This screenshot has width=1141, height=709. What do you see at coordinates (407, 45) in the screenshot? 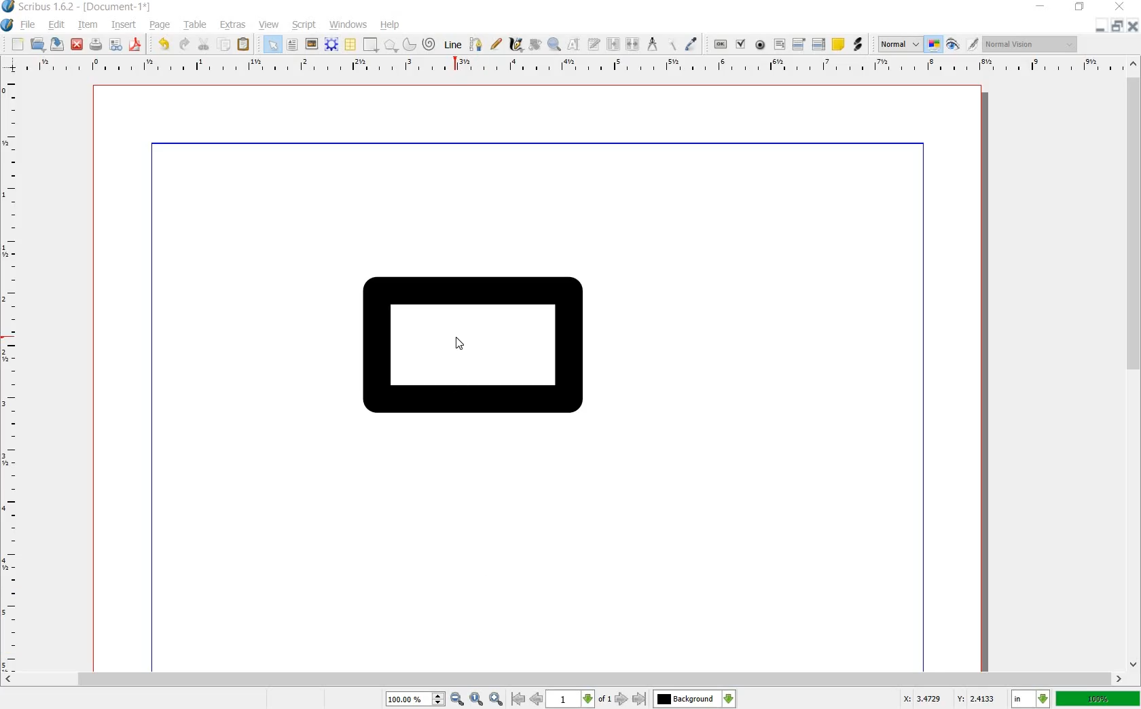
I see `arc` at bounding box center [407, 45].